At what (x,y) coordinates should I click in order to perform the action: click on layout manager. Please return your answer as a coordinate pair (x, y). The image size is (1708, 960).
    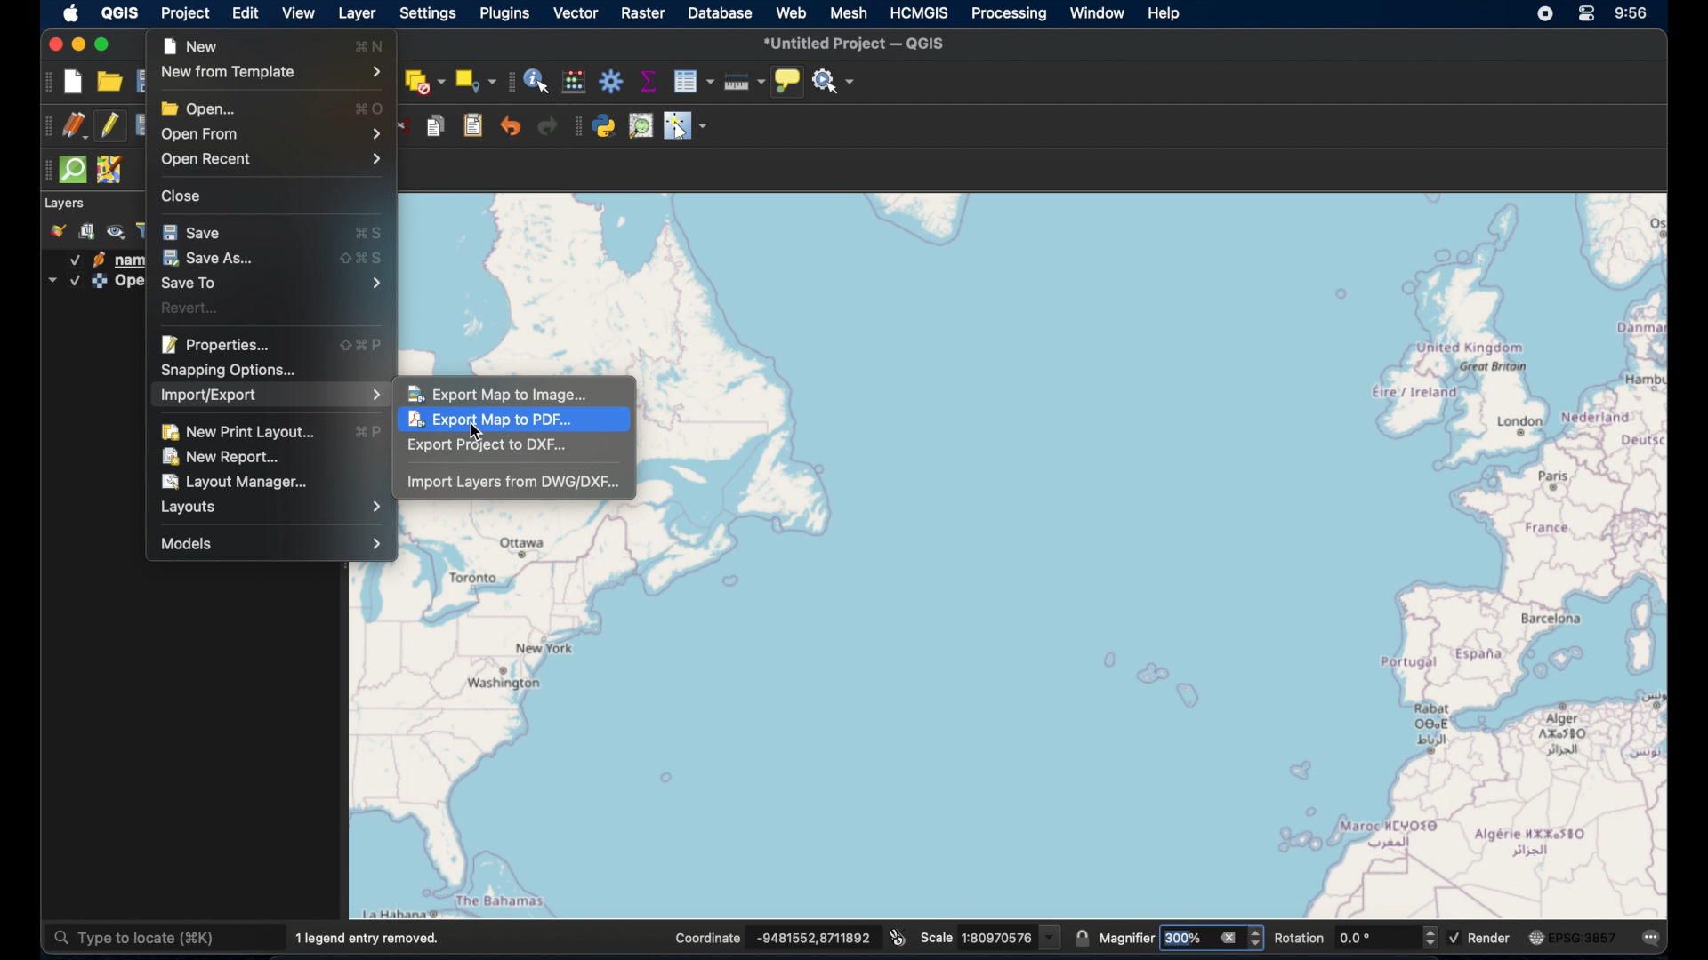
    Looking at the image, I should click on (236, 481).